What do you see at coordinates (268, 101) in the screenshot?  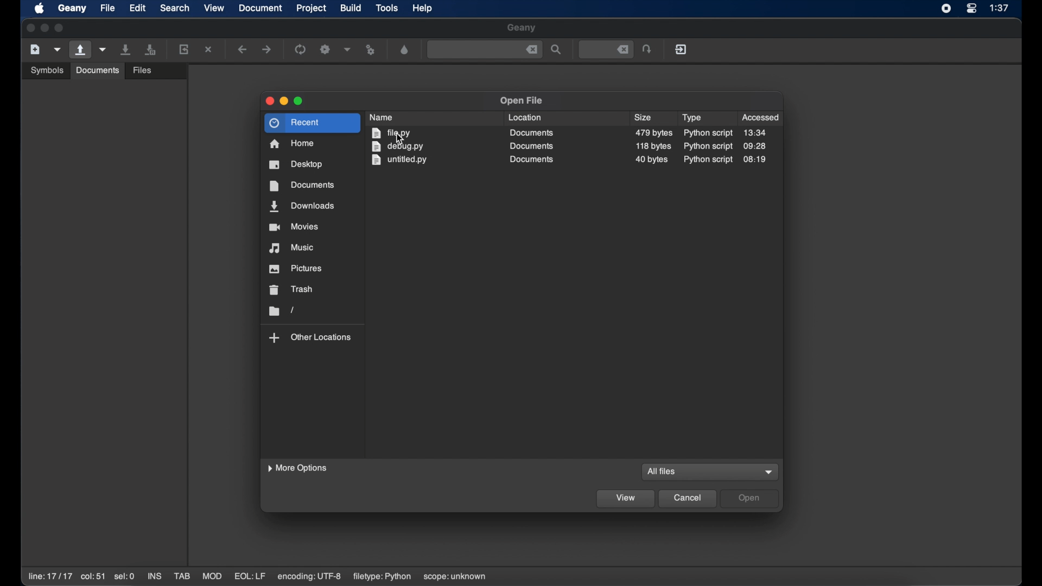 I see `close` at bounding box center [268, 101].